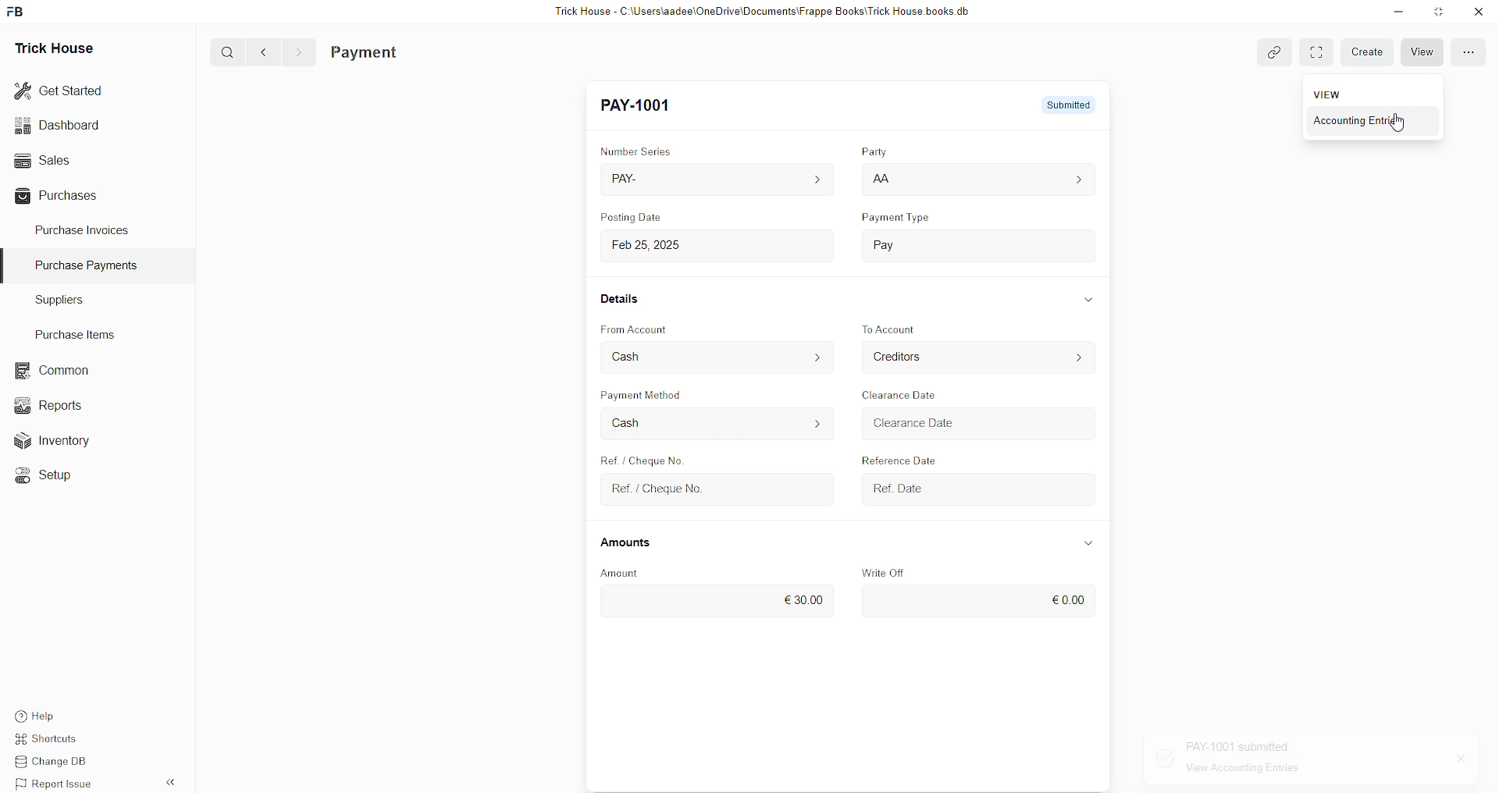 The image size is (1499, 793). What do you see at coordinates (222, 51) in the screenshot?
I see `Q` at bounding box center [222, 51].